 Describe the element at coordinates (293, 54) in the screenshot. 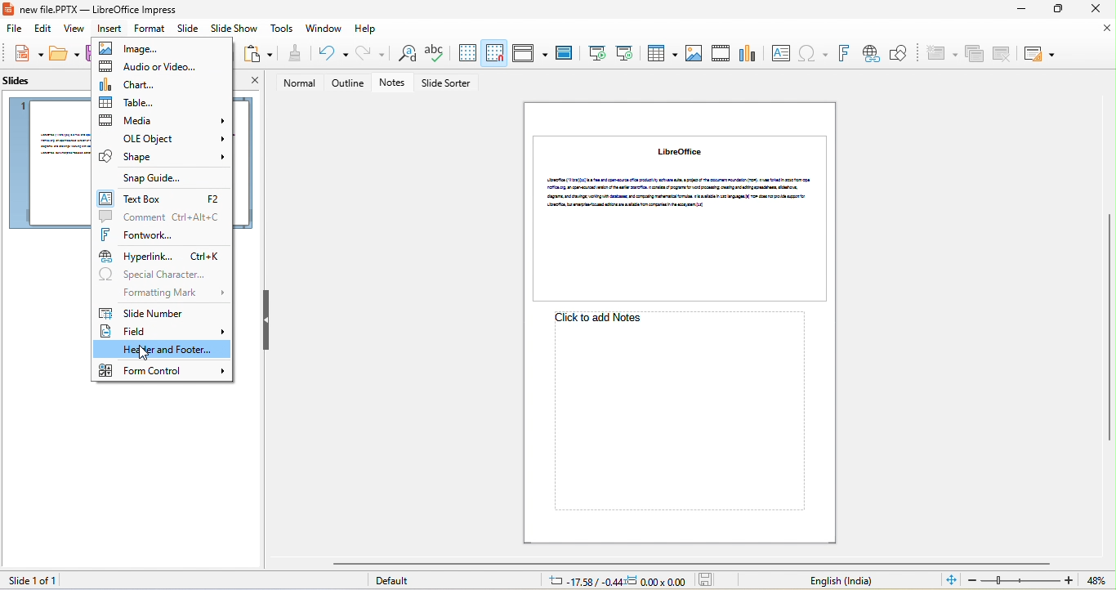

I see `clone formatting` at that location.